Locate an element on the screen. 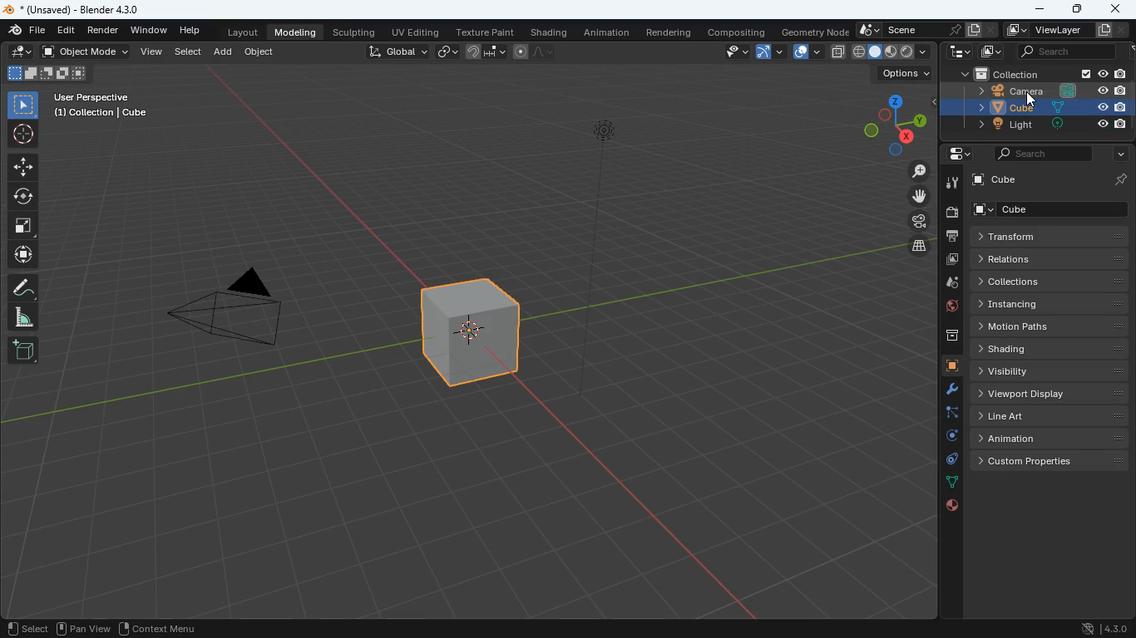 The height and width of the screenshot is (638, 1136). visibility is located at coordinates (1051, 371).